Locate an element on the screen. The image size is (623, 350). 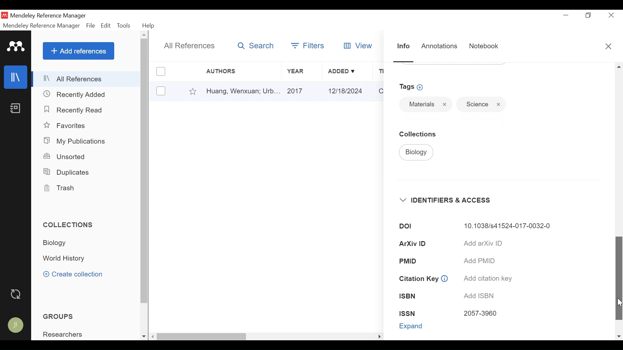
Mendeley Desktop Icon is located at coordinates (5, 15).